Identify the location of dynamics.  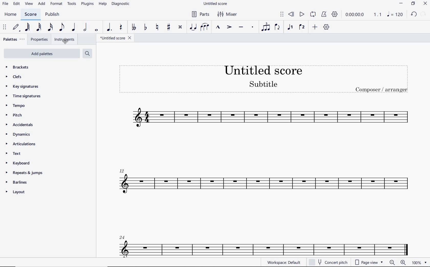
(19, 134).